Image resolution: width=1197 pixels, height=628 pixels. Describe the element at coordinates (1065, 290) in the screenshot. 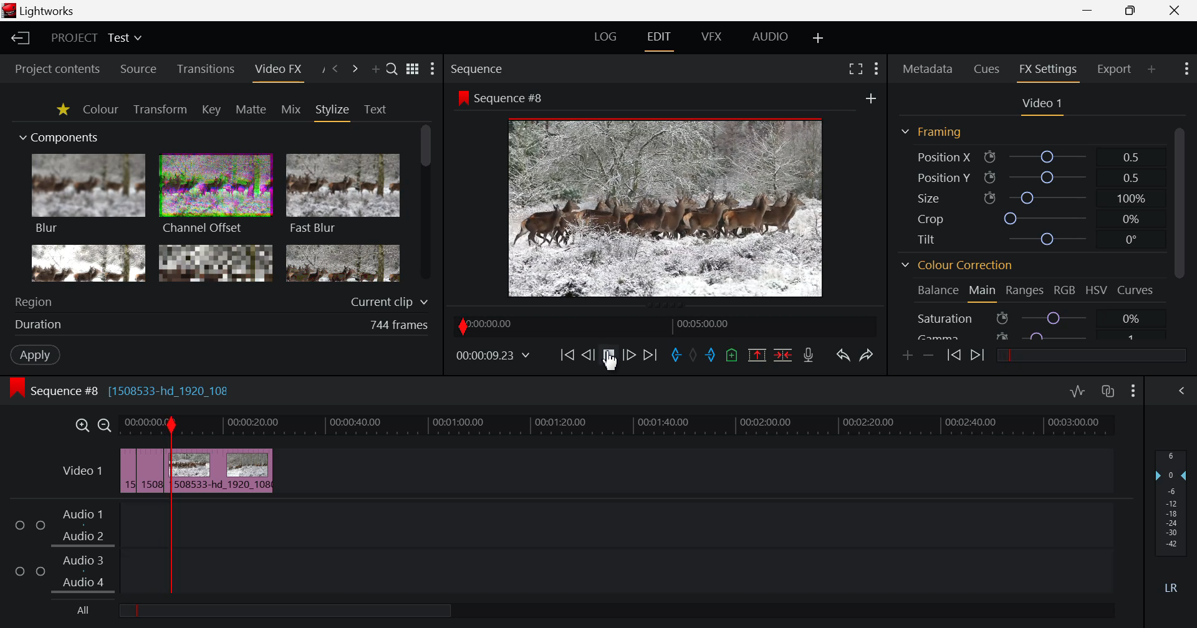

I see `RGB` at that location.